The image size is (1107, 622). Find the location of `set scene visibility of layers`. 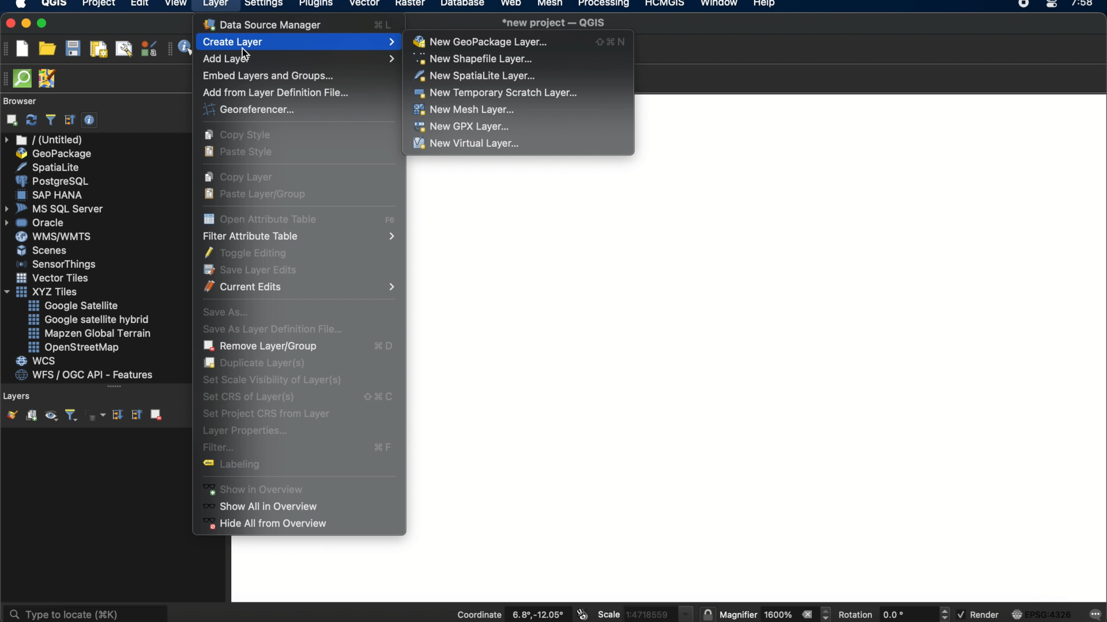

set scene visibility of layers is located at coordinates (274, 380).